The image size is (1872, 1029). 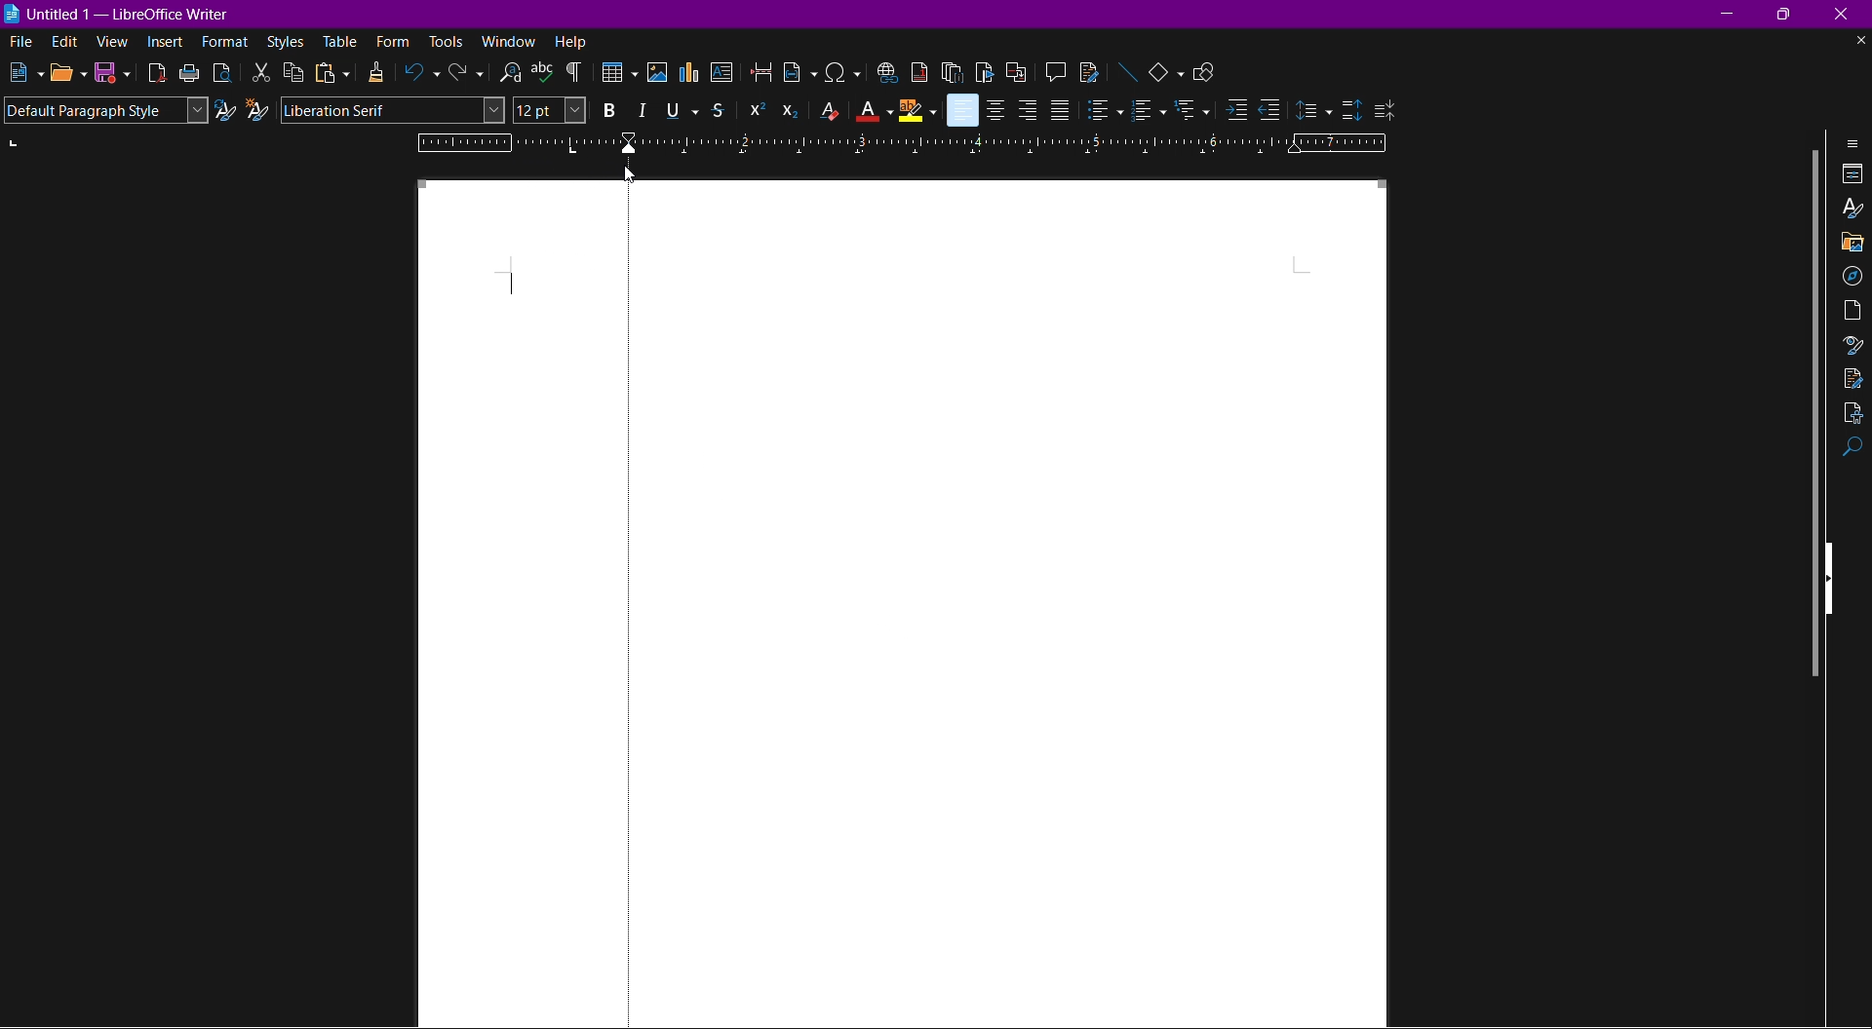 What do you see at coordinates (952, 71) in the screenshot?
I see `Insert Endnote` at bounding box center [952, 71].